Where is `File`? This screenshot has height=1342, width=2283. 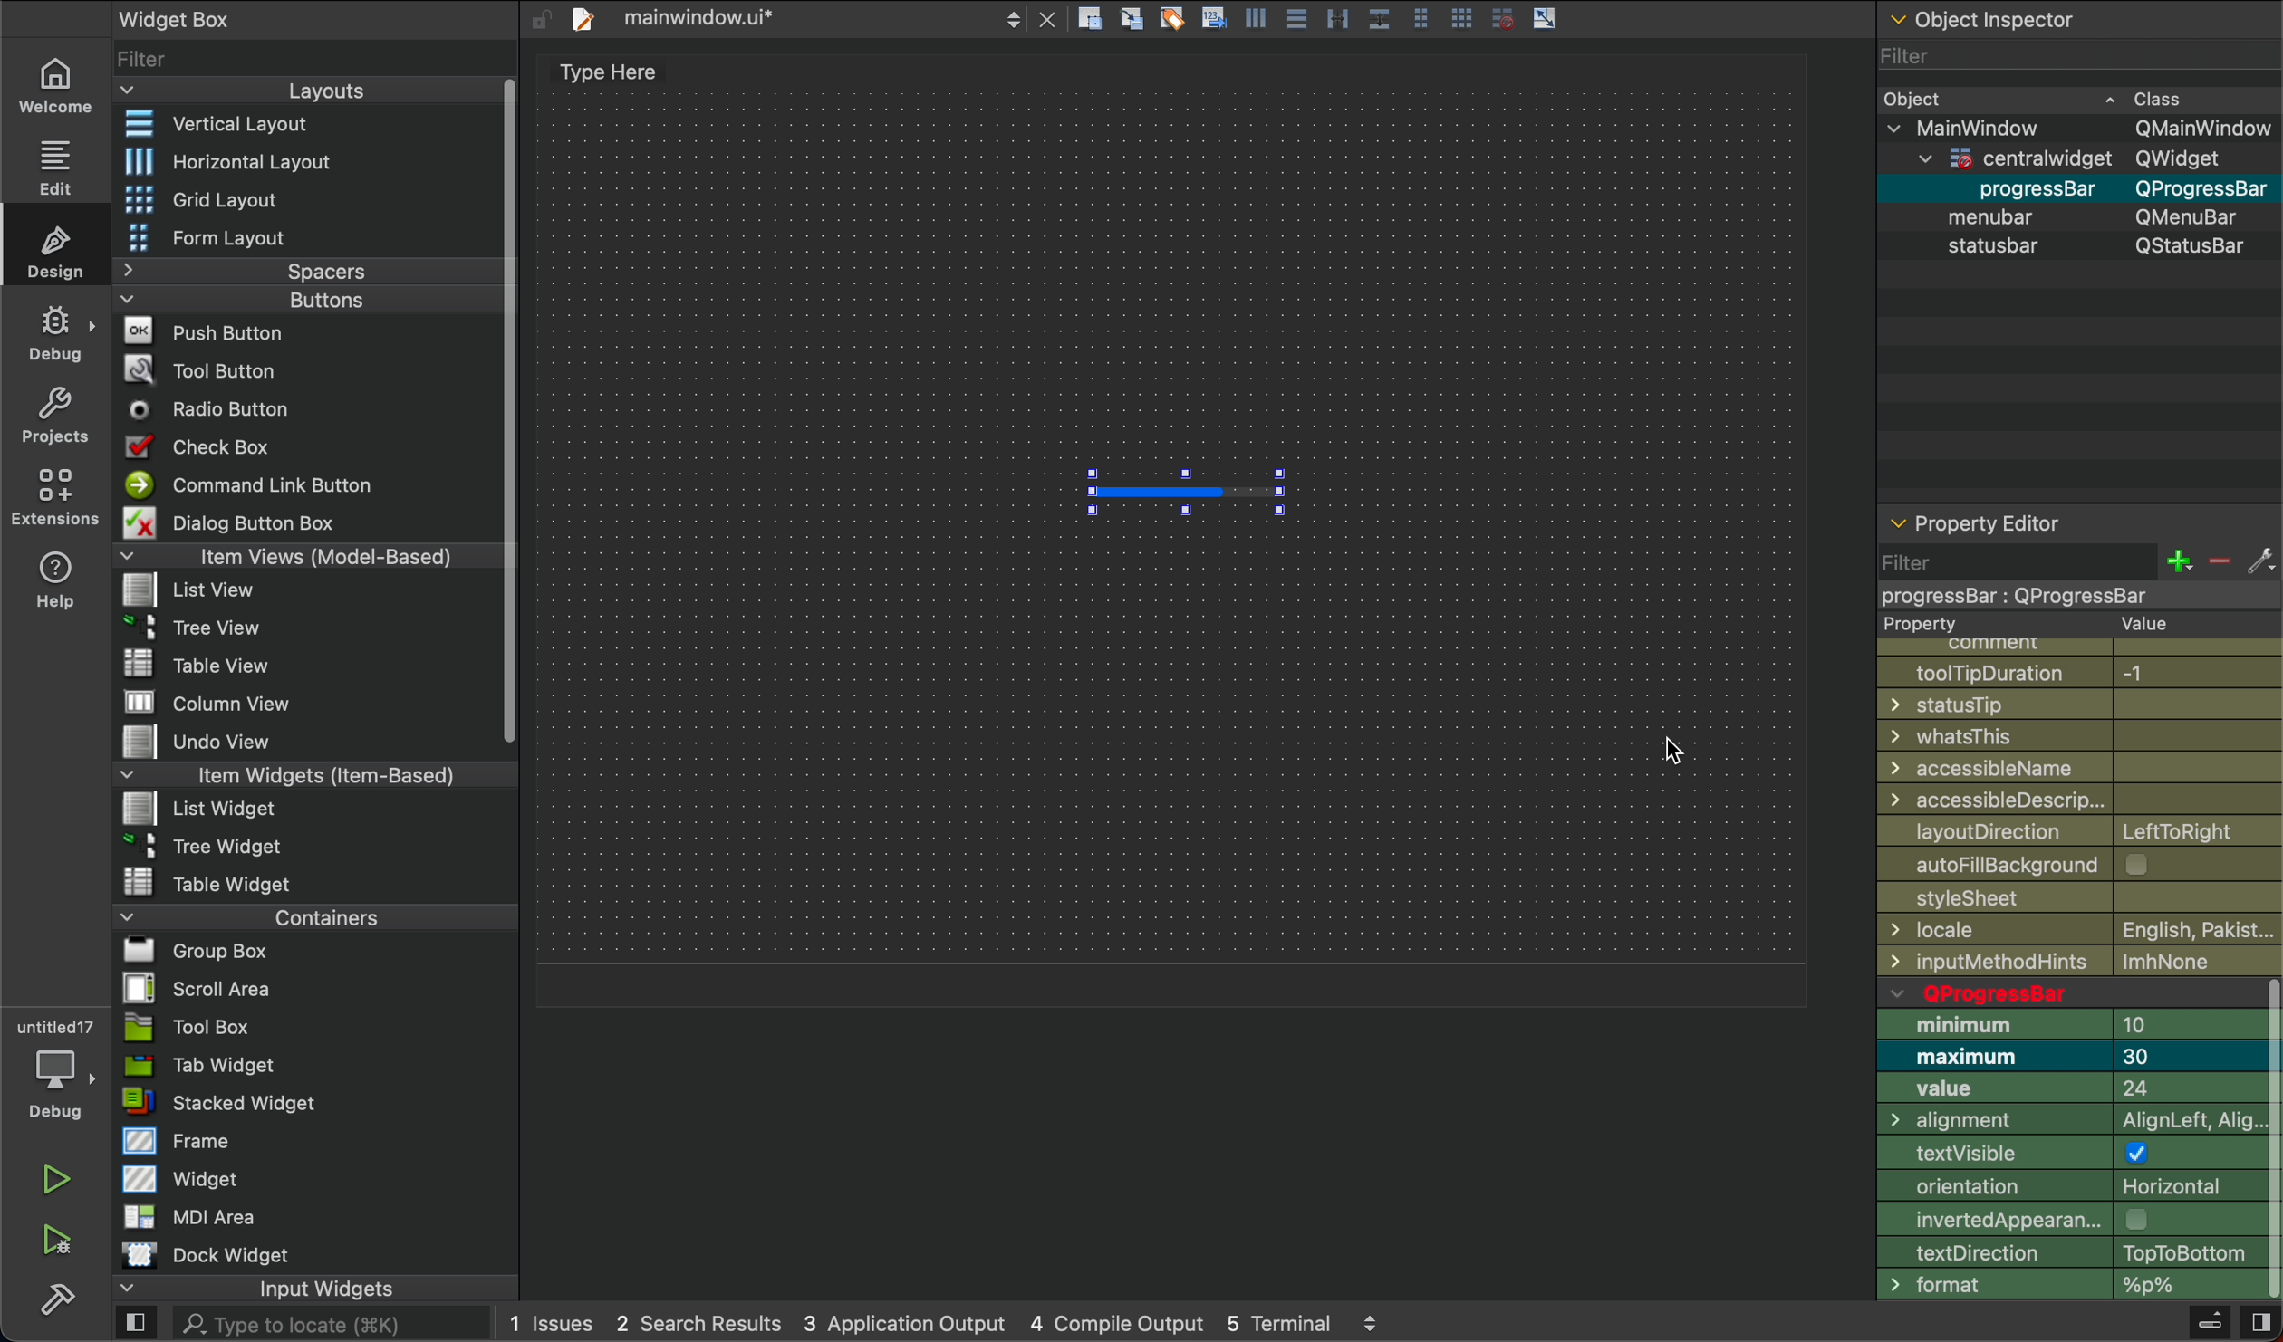 File is located at coordinates (209, 844).